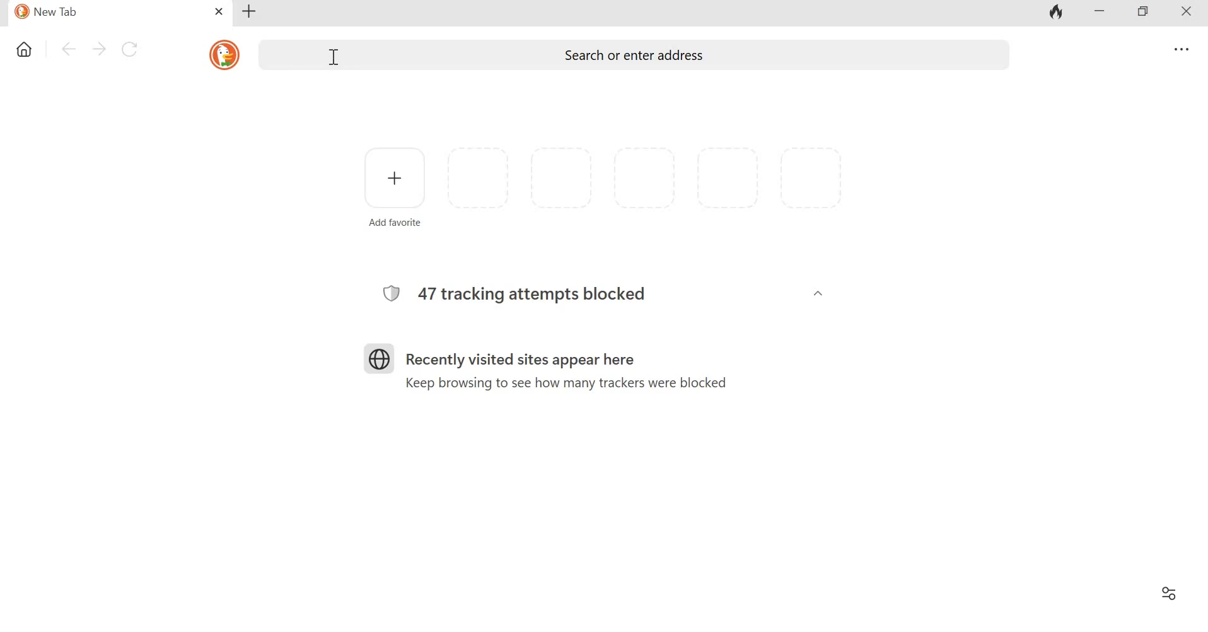  Describe the element at coordinates (334, 58) in the screenshot. I see `Cursor` at that location.